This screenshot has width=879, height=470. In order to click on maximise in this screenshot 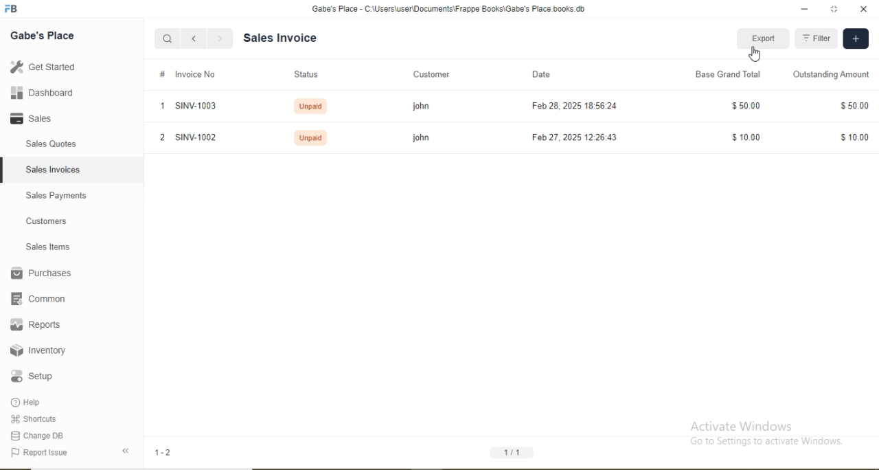, I will do `click(836, 8)`.